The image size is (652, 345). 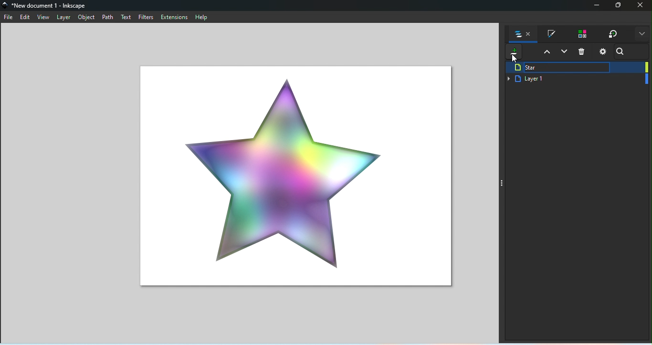 What do you see at coordinates (603, 54) in the screenshot?
I see `layers and objects dialogs settings` at bounding box center [603, 54].